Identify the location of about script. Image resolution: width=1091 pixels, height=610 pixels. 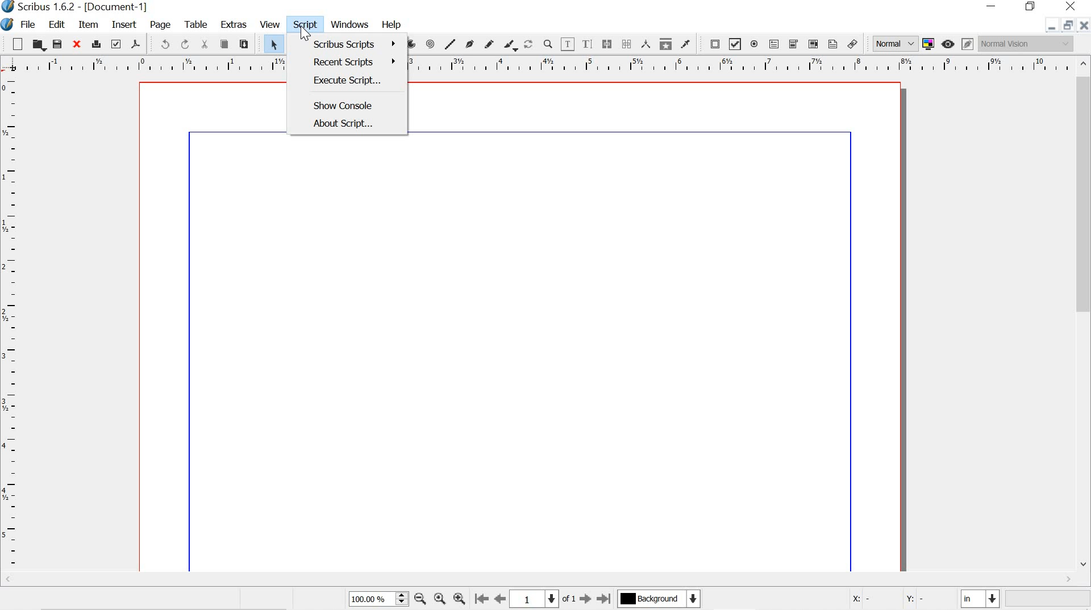
(343, 124).